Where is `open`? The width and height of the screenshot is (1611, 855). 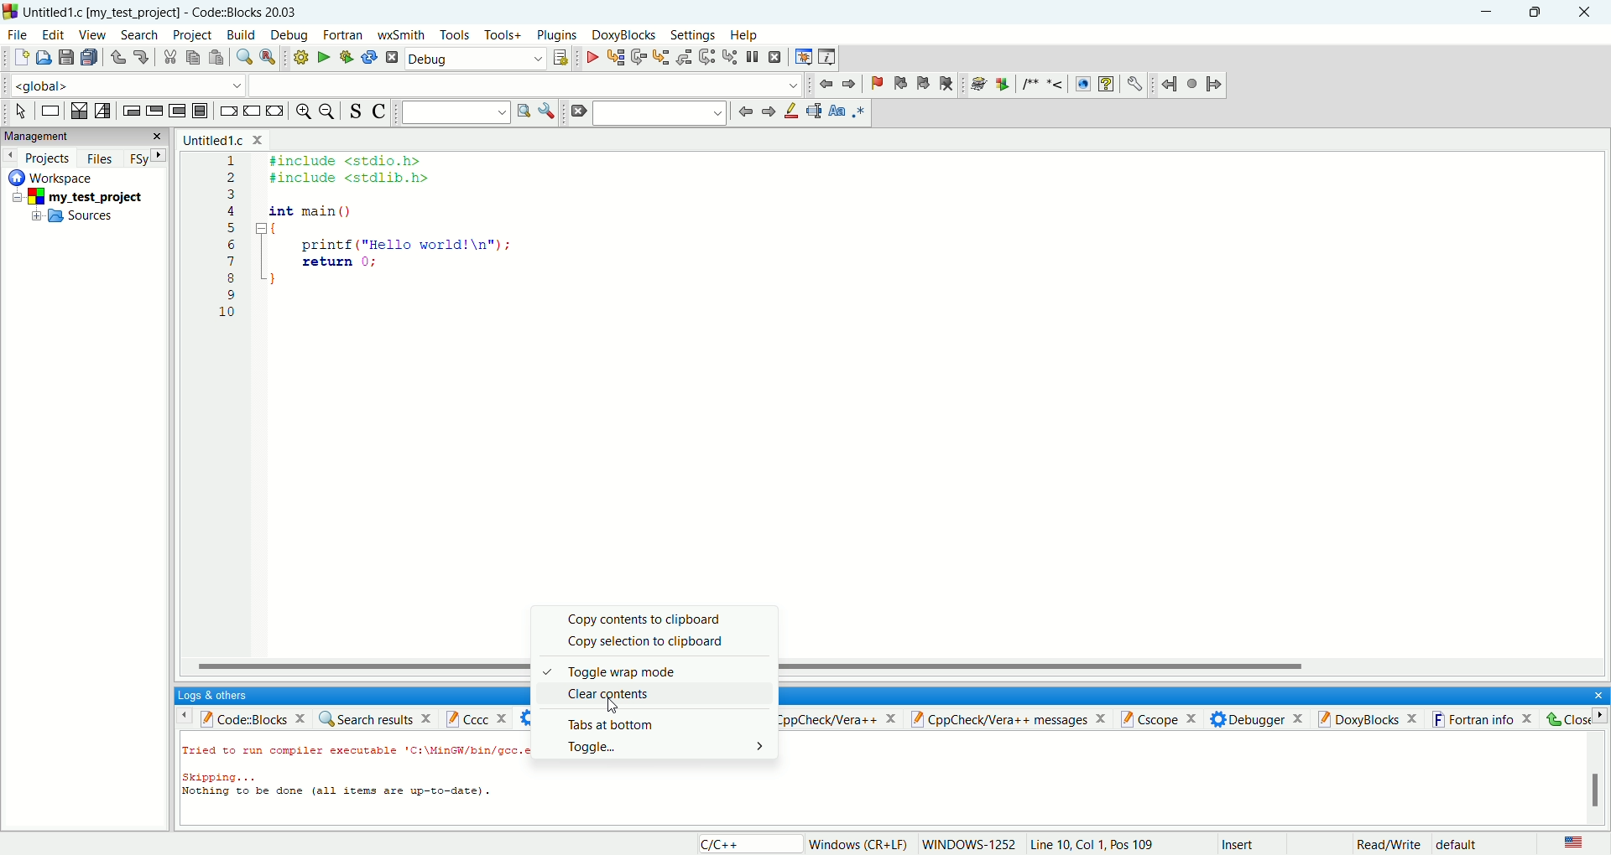
open is located at coordinates (41, 58).